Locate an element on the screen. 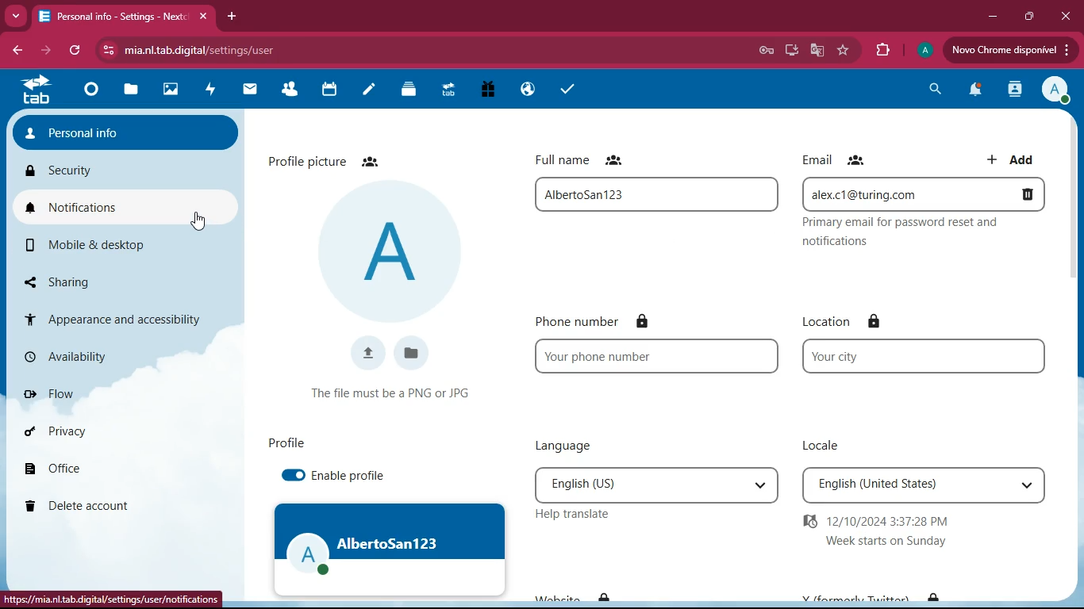  close is located at coordinates (1065, 16).